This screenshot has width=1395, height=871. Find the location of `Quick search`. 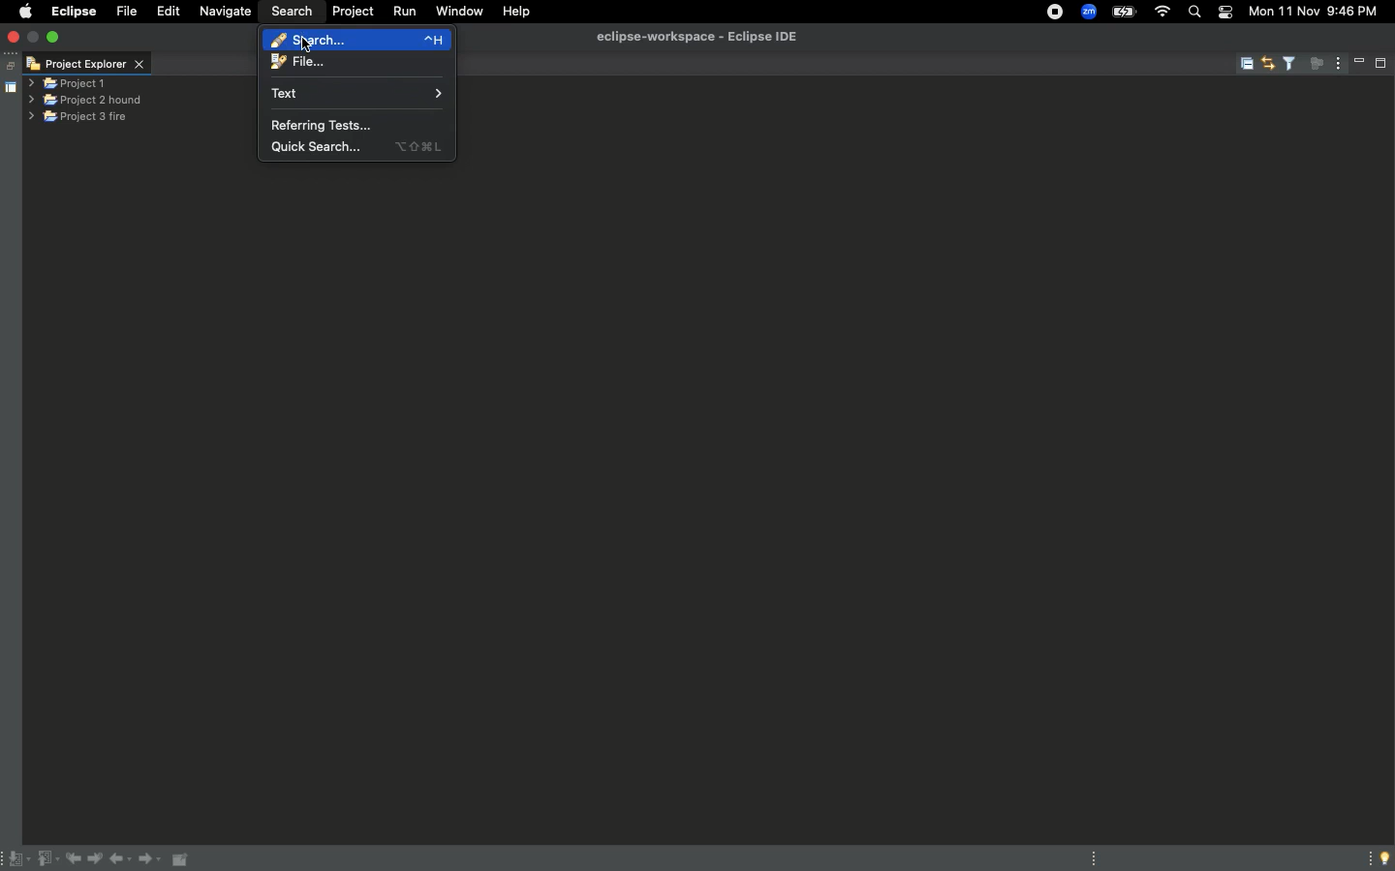

Quick search is located at coordinates (357, 149).